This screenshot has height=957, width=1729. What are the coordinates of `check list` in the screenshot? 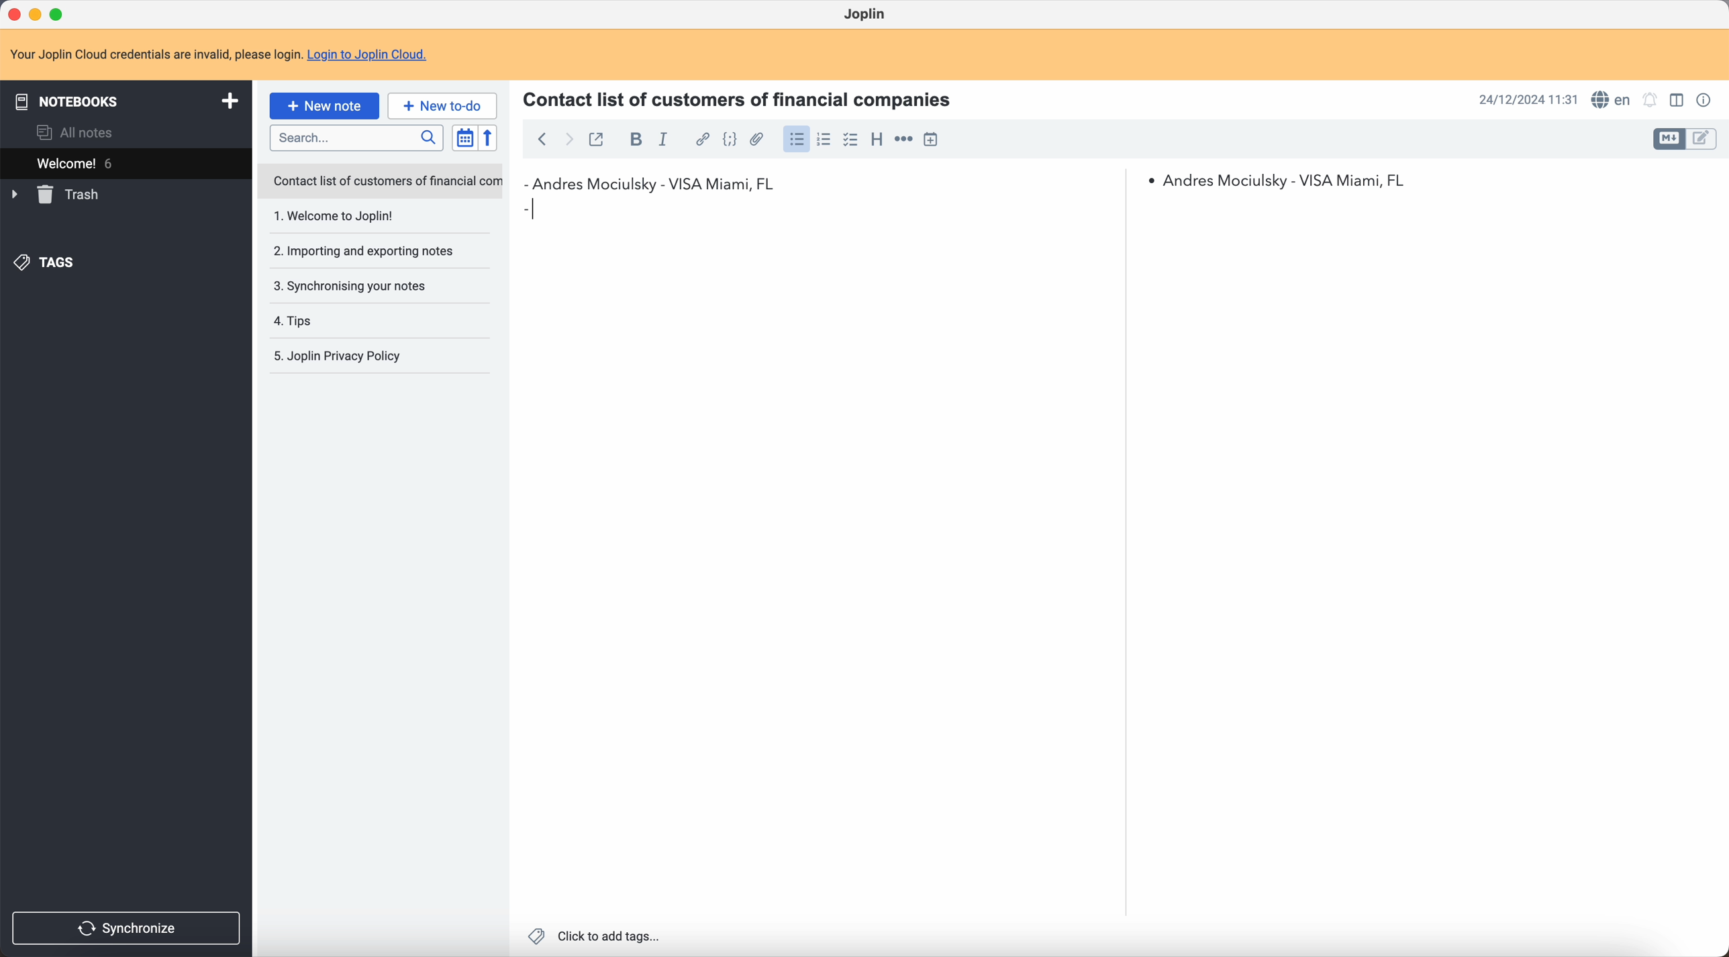 It's located at (850, 140).